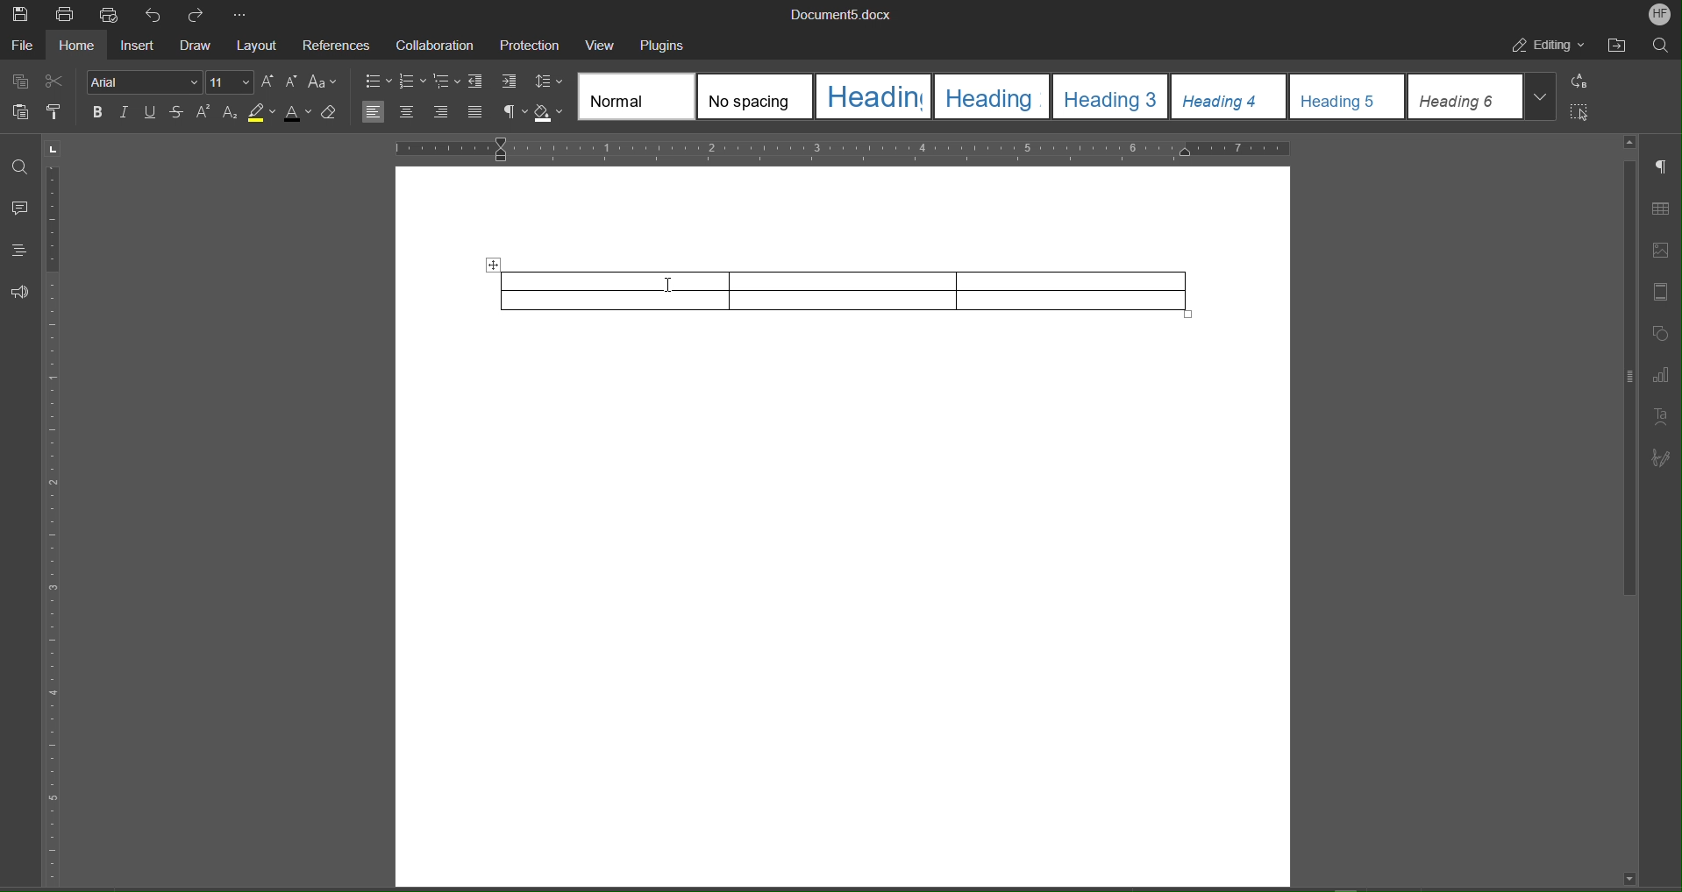 The image size is (1682, 892). What do you see at coordinates (514, 113) in the screenshot?
I see `Nonprinting characters` at bounding box center [514, 113].